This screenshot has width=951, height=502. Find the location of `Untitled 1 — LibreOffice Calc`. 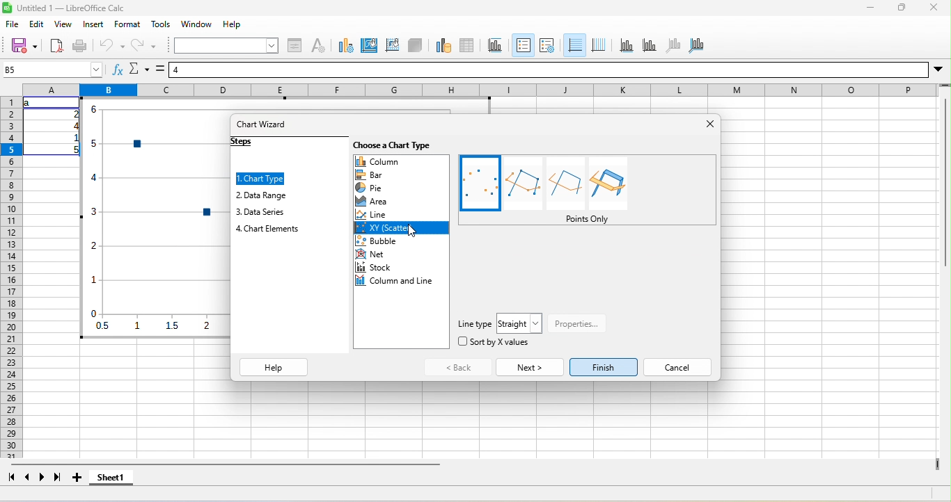

Untitled 1 — LibreOffice Calc is located at coordinates (71, 8).